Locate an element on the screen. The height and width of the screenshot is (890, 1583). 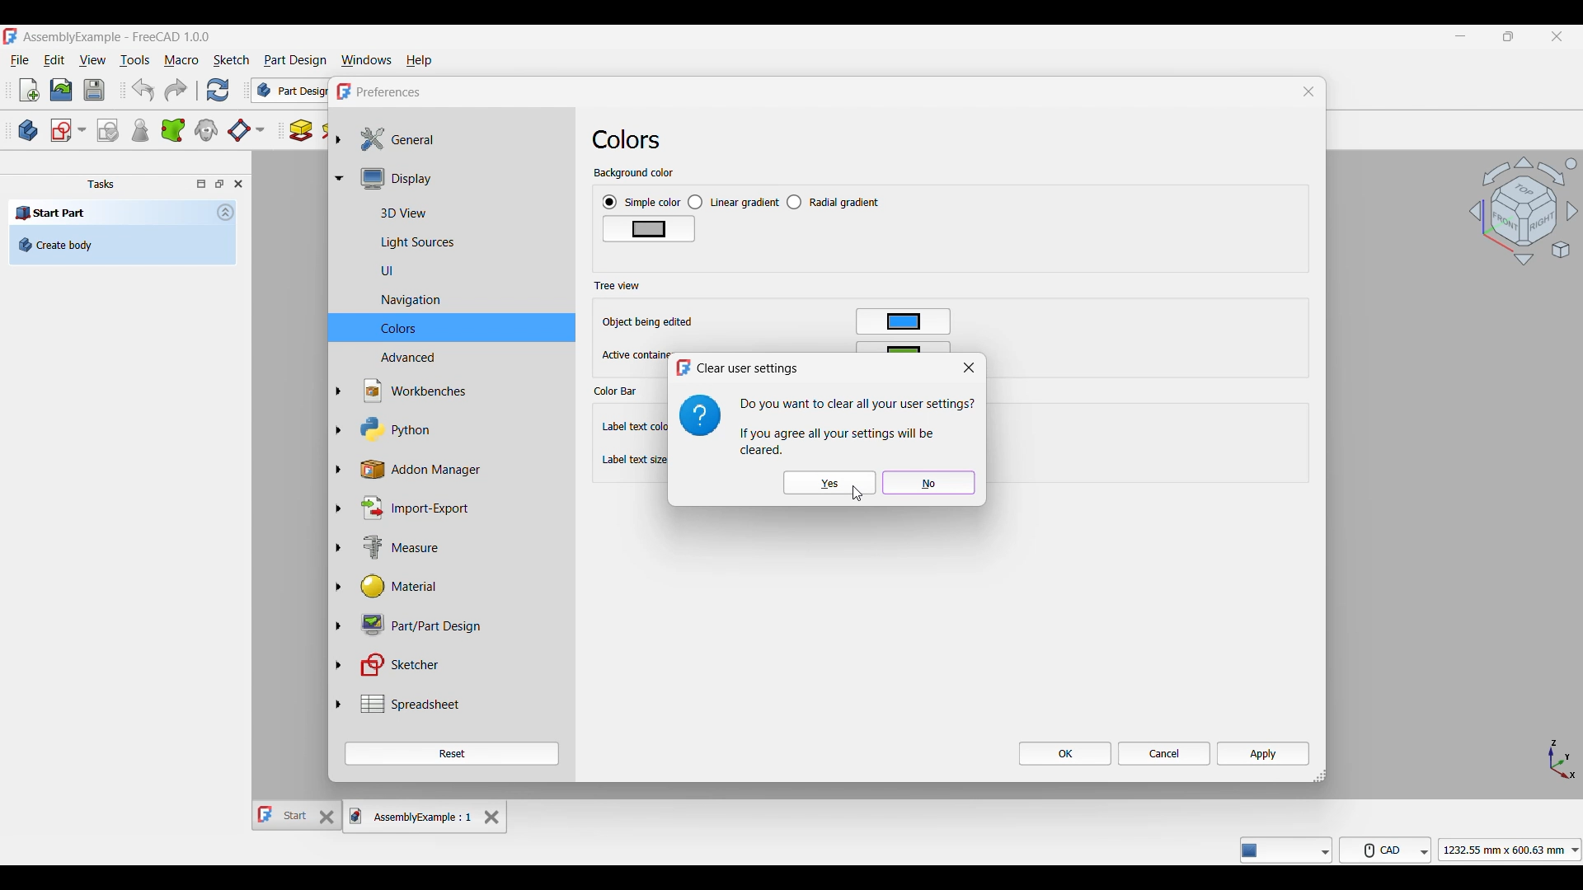
Light sources is located at coordinates (397, 241).